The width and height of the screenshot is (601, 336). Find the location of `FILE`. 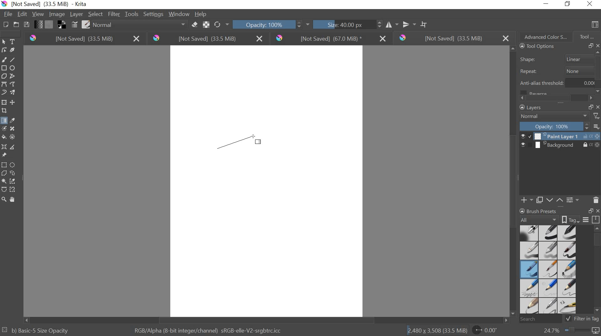

FILE is located at coordinates (8, 14).